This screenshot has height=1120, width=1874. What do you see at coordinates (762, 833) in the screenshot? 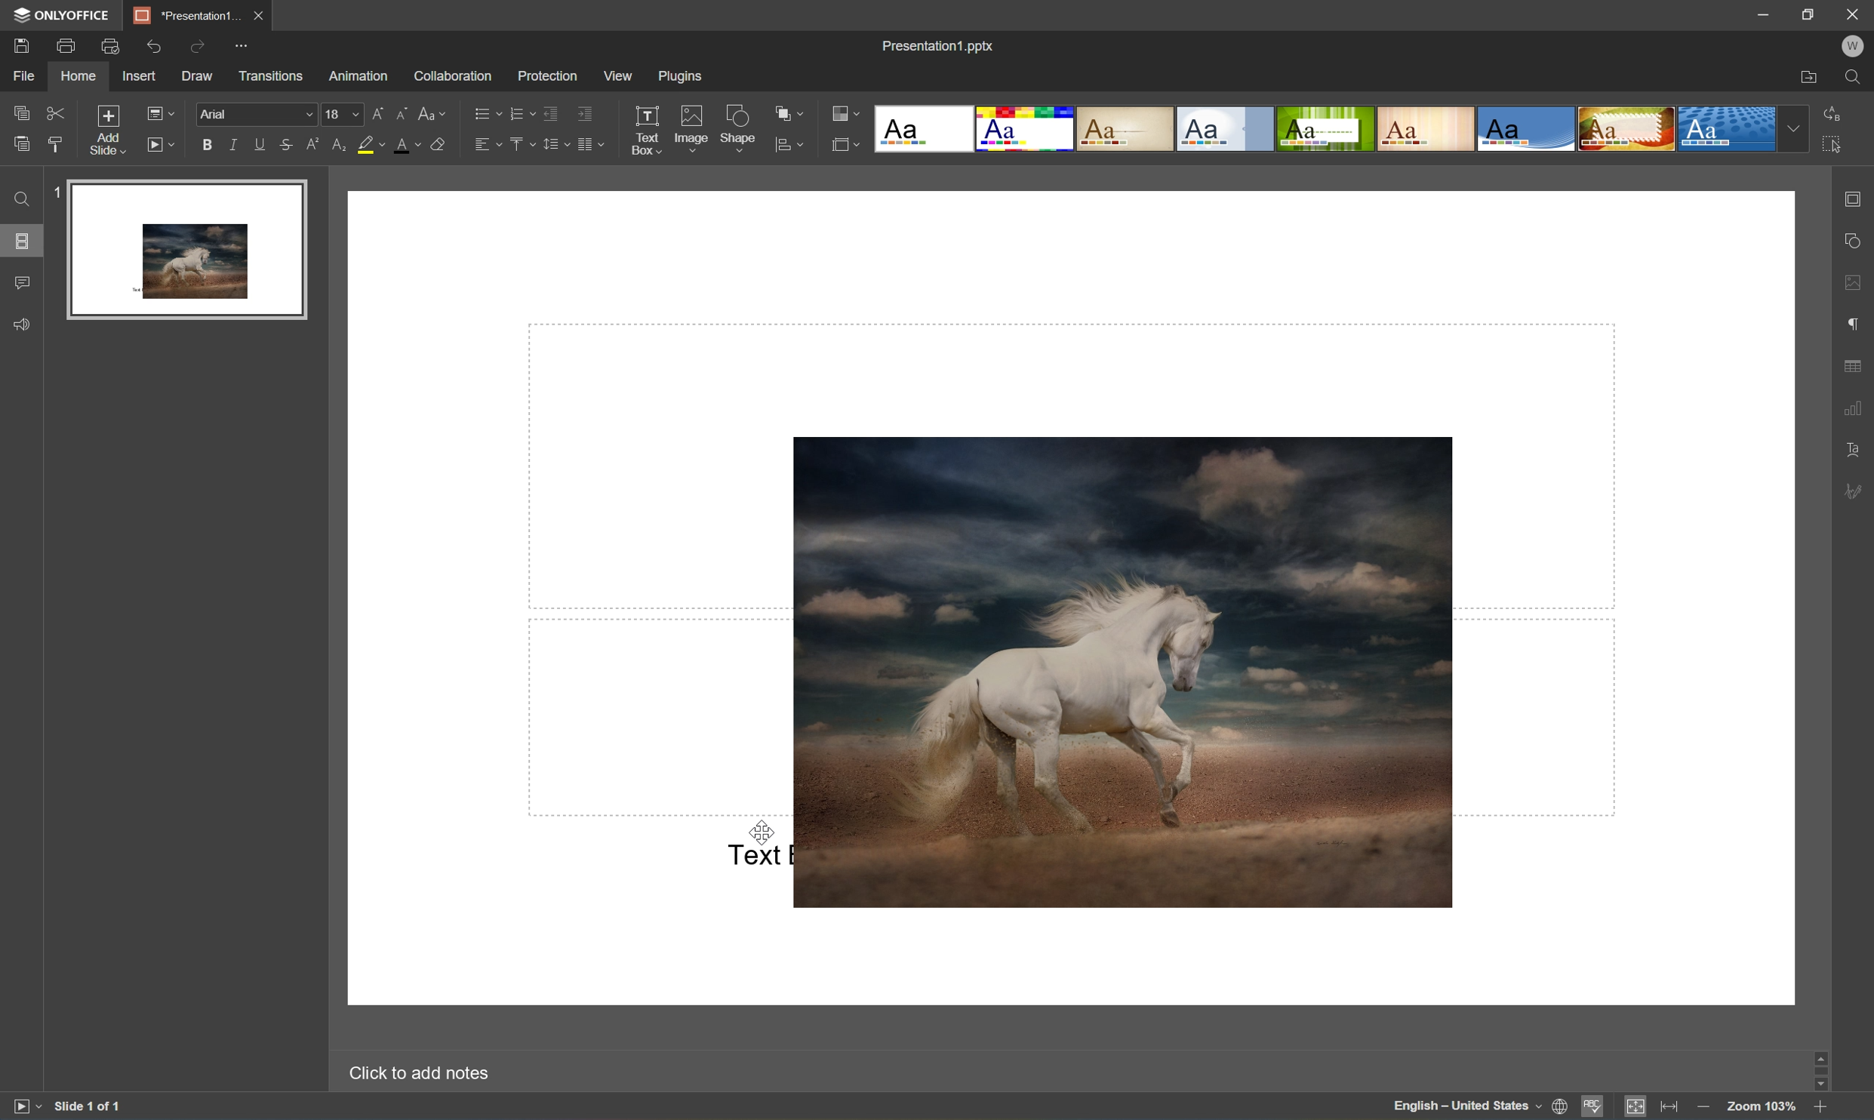
I see `Cursor Position` at bounding box center [762, 833].